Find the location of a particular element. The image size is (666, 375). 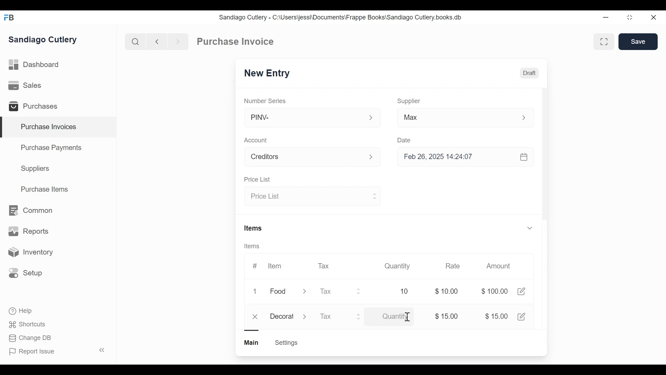

Edit is located at coordinates (521, 291).